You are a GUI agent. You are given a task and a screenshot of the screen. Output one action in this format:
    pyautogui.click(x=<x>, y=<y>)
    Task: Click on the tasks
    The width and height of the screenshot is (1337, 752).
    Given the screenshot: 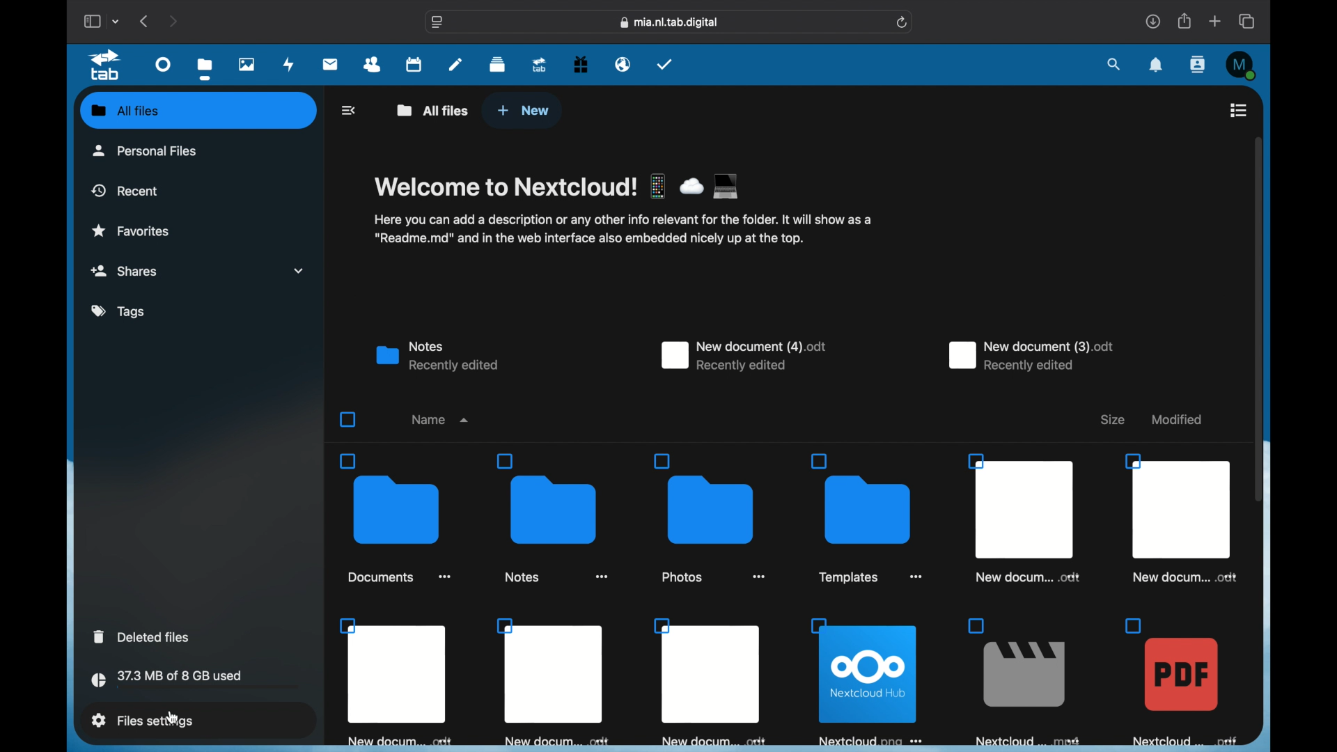 What is the action you would take?
    pyautogui.click(x=664, y=64)
    